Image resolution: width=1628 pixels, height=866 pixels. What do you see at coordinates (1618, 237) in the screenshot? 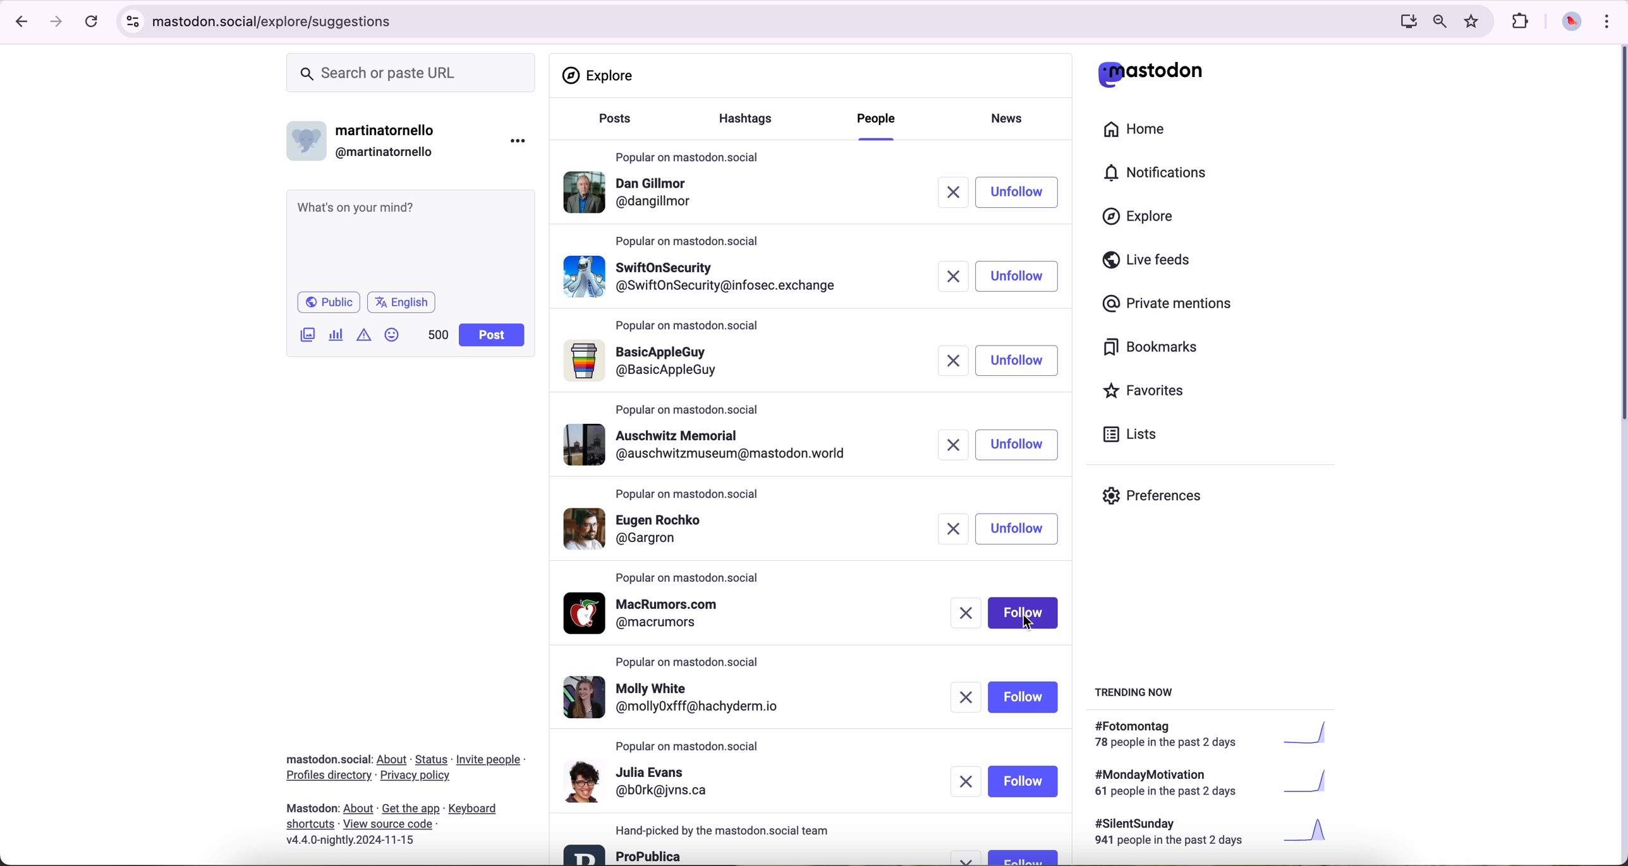
I see `scroll bar` at bounding box center [1618, 237].